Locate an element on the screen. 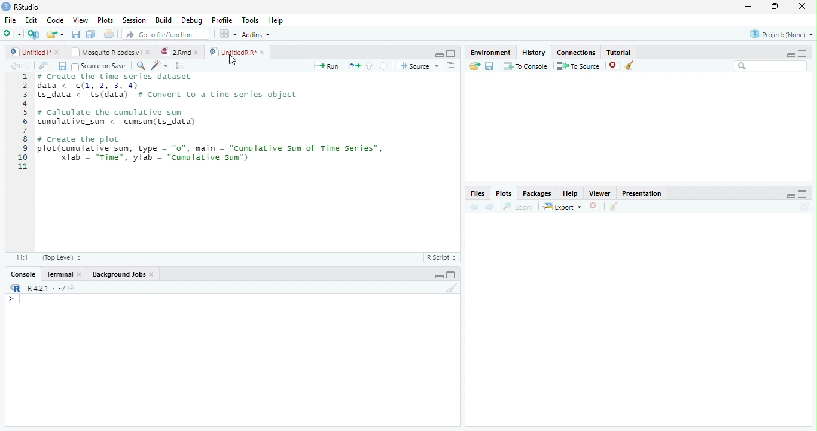  Save is located at coordinates (490, 66).